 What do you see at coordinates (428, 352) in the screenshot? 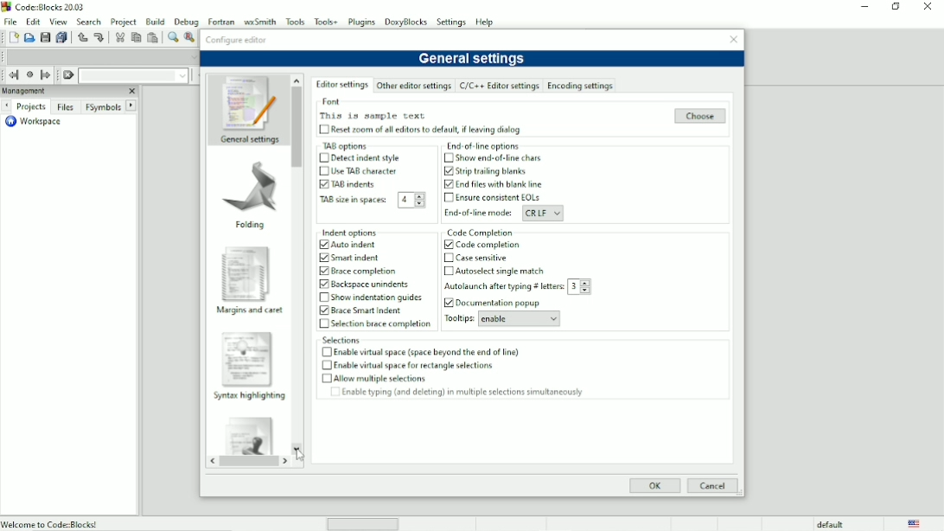
I see `Enable virtual space (space beyond the end of line)` at bounding box center [428, 352].